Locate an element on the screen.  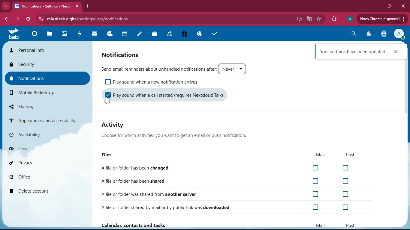
home is located at coordinates (34, 36).